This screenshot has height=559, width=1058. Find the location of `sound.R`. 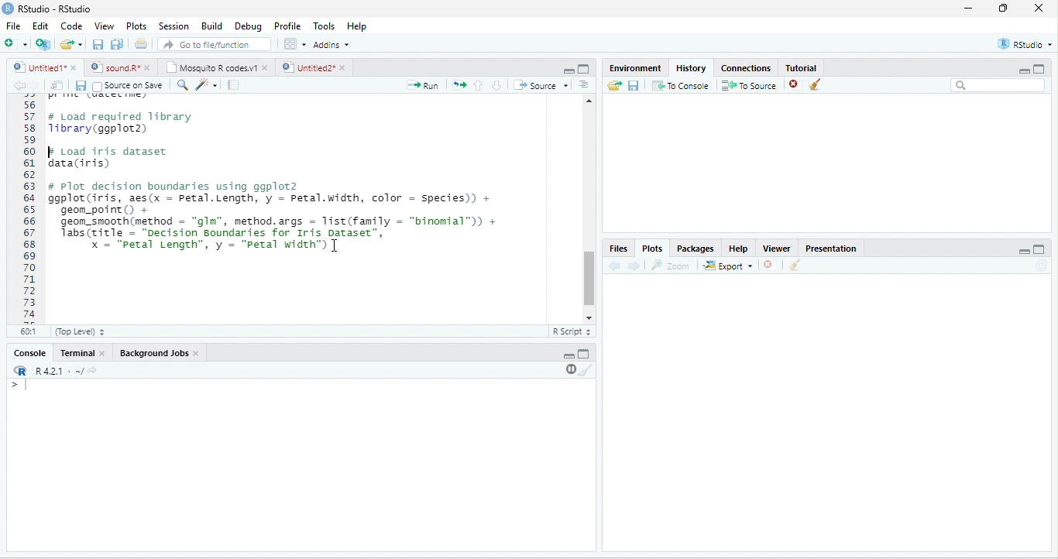

sound.R is located at coordinates (115, 67).